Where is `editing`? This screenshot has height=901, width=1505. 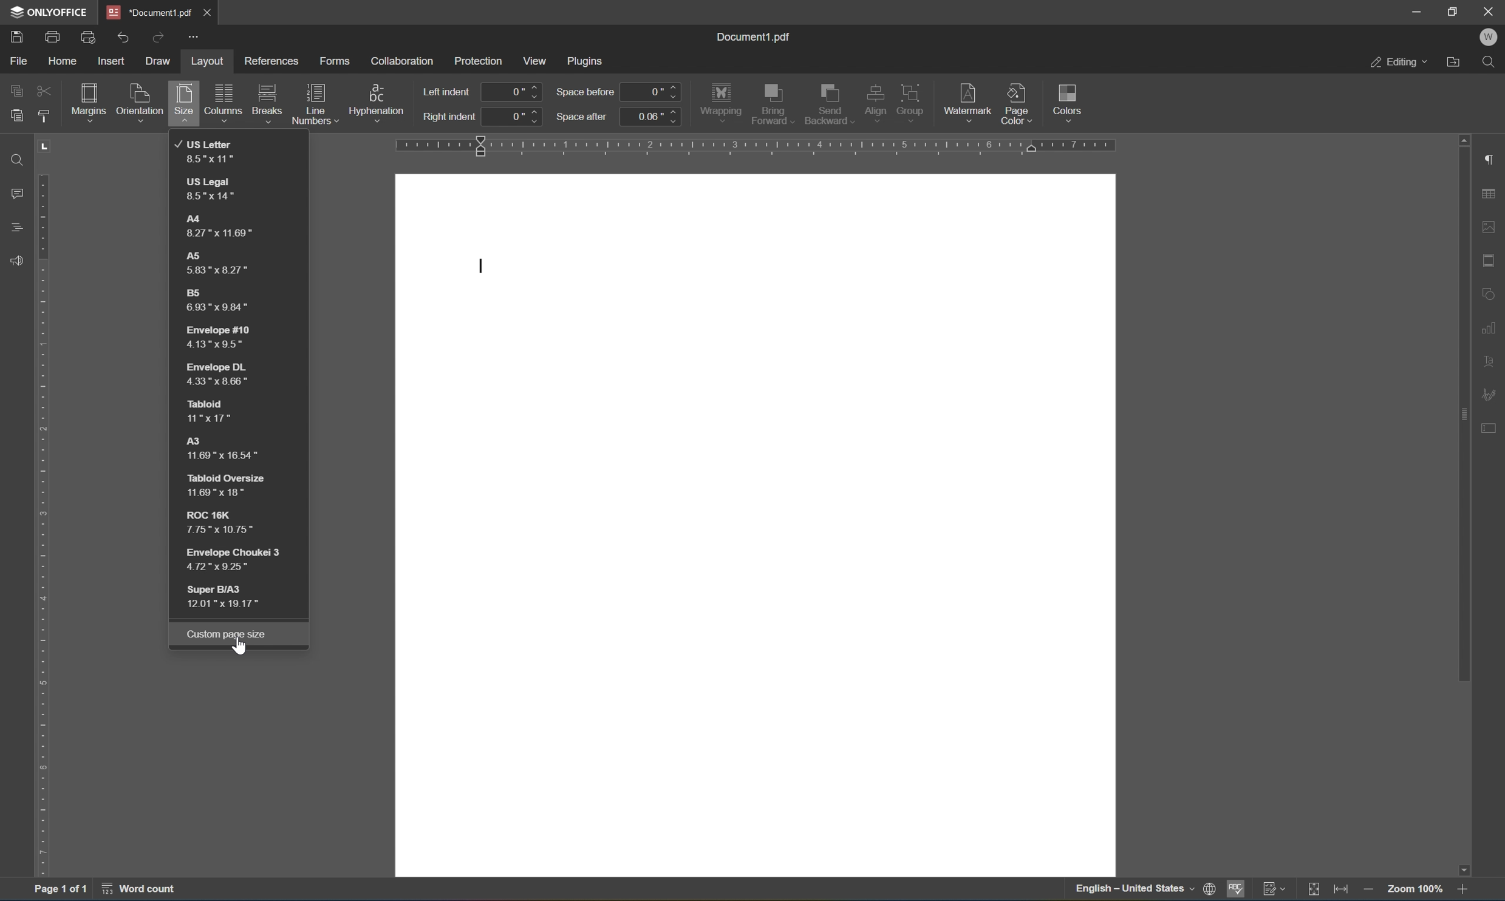 editing is located at coordinates (1398, 63).